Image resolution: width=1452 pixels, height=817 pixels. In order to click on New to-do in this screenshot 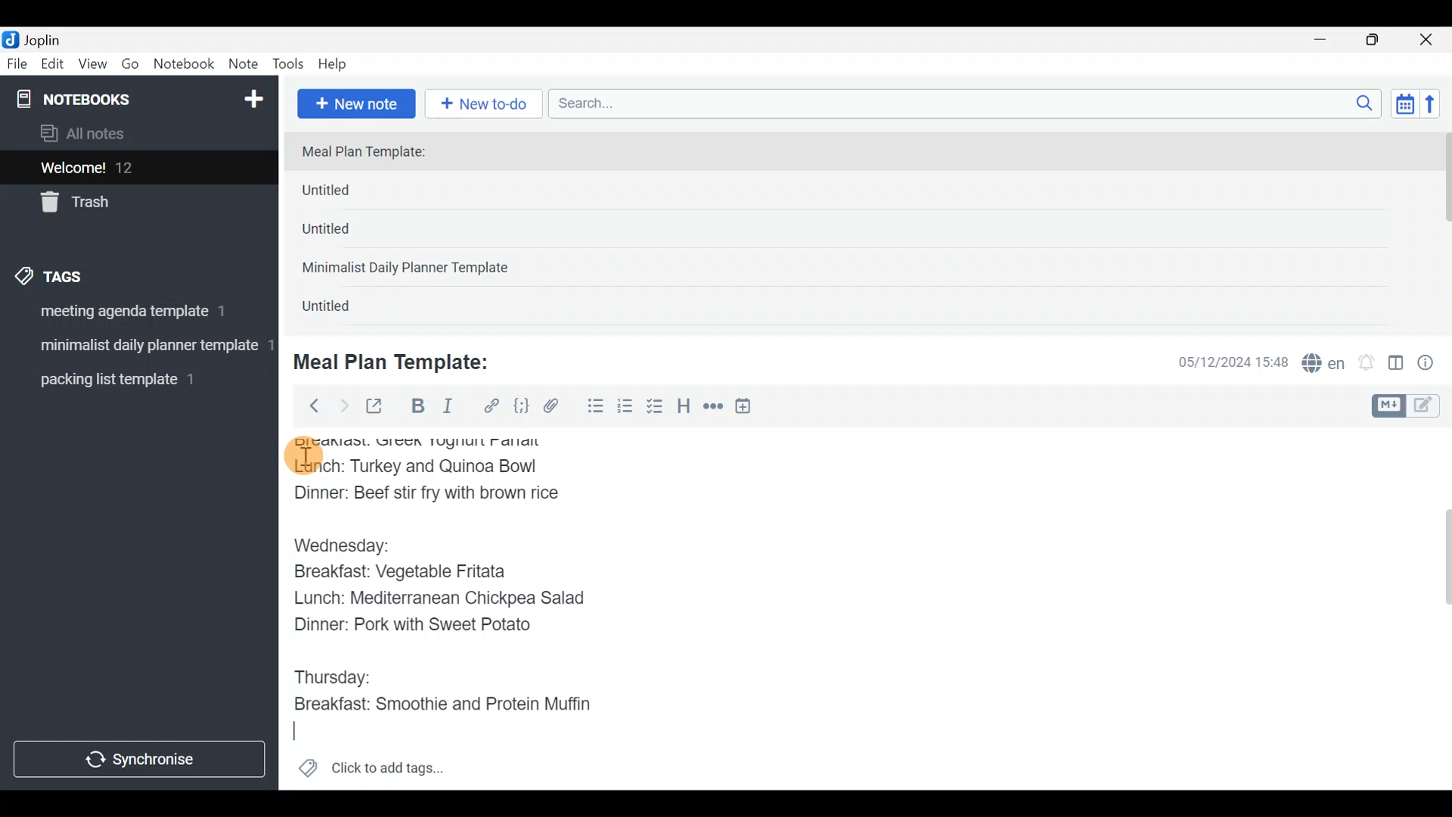, I will do `click(487, 105)`.